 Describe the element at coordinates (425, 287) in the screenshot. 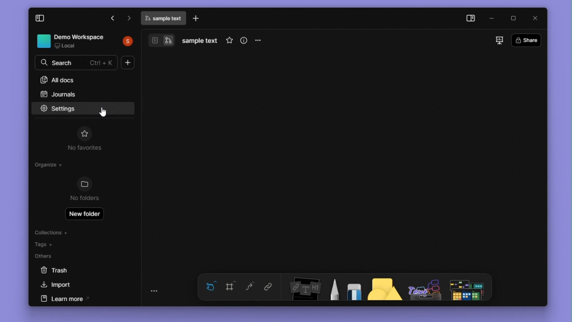

I see `others` at that location.